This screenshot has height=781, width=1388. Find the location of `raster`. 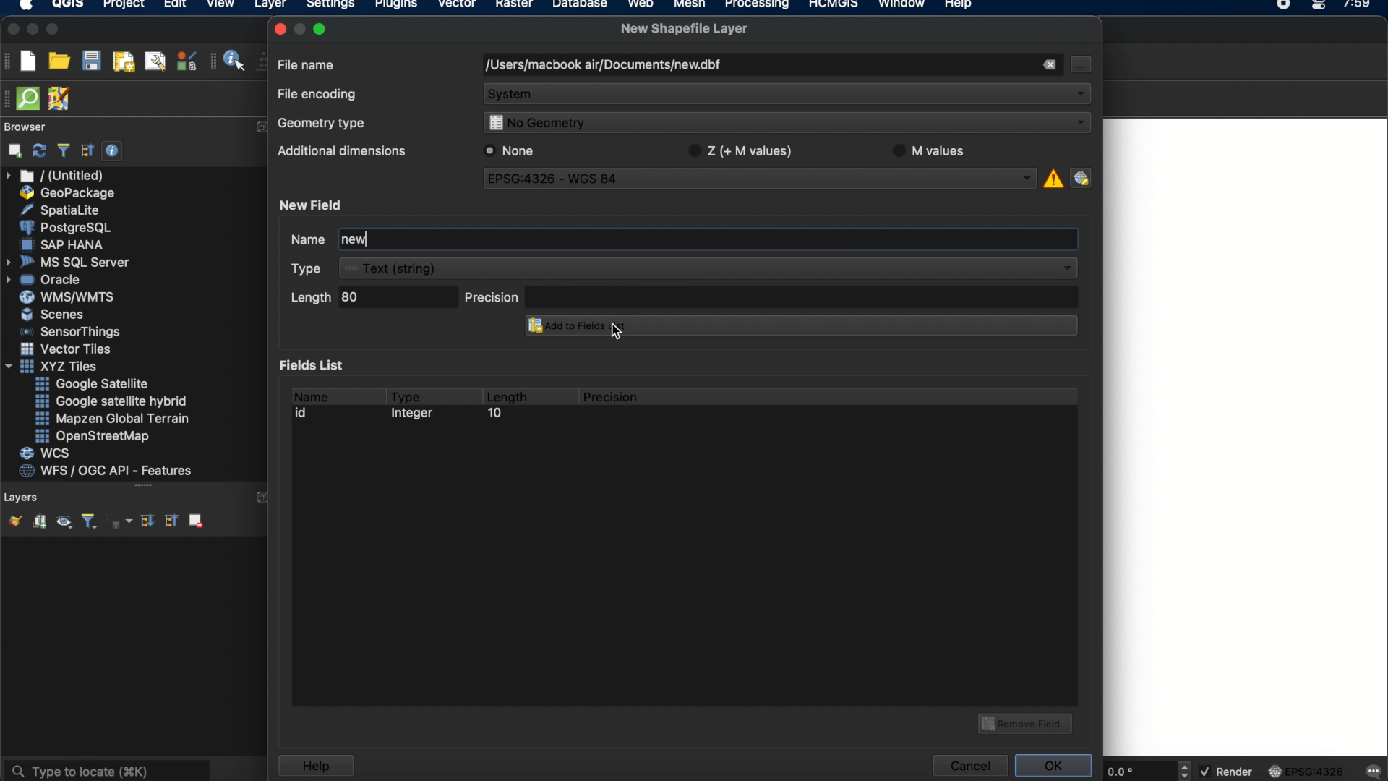

raster is located at coordinates (513, 6).